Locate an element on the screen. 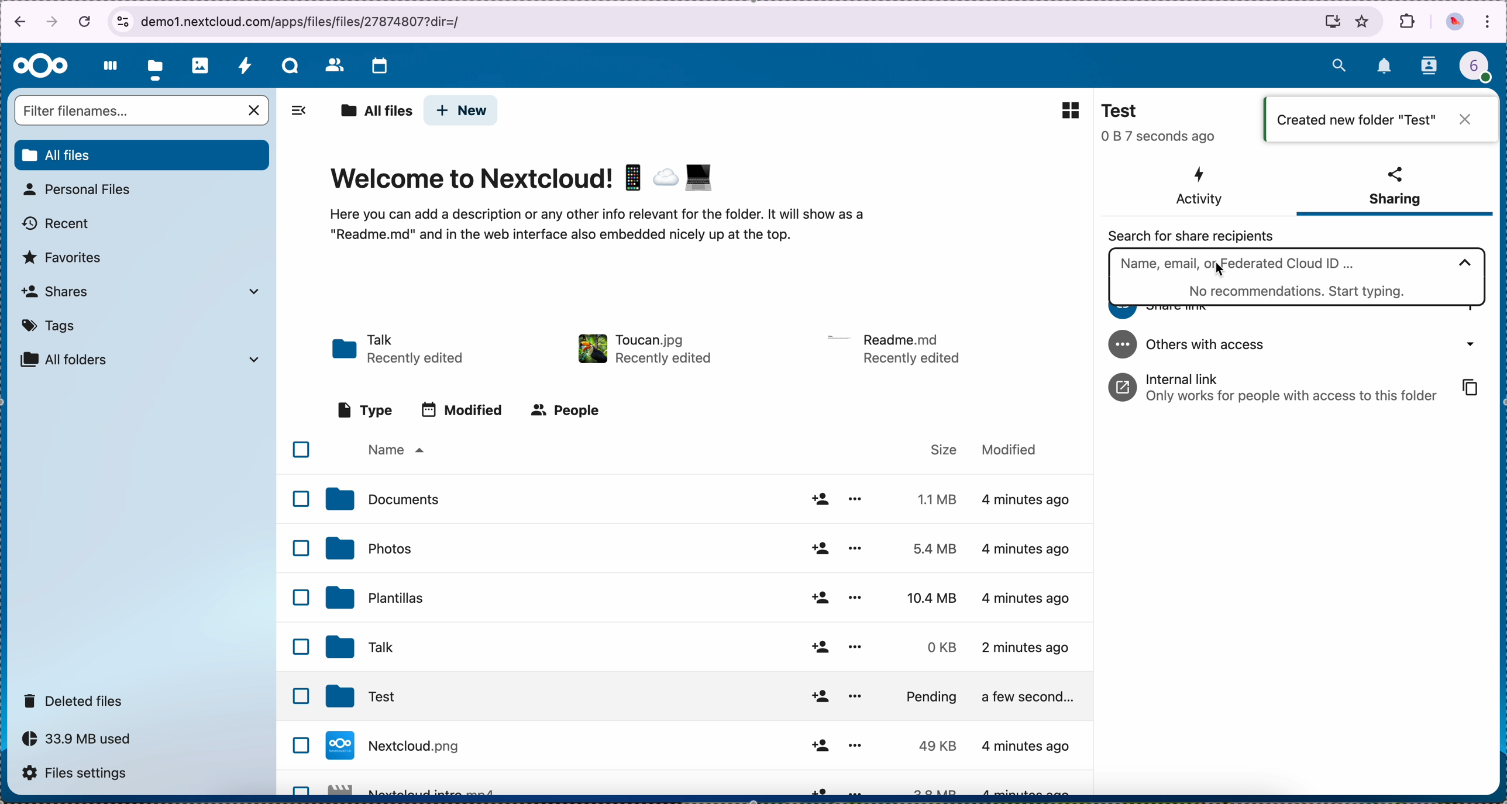 This screenshot has height=804, width=1507. checkboxes is located at coordinates (295, 612).